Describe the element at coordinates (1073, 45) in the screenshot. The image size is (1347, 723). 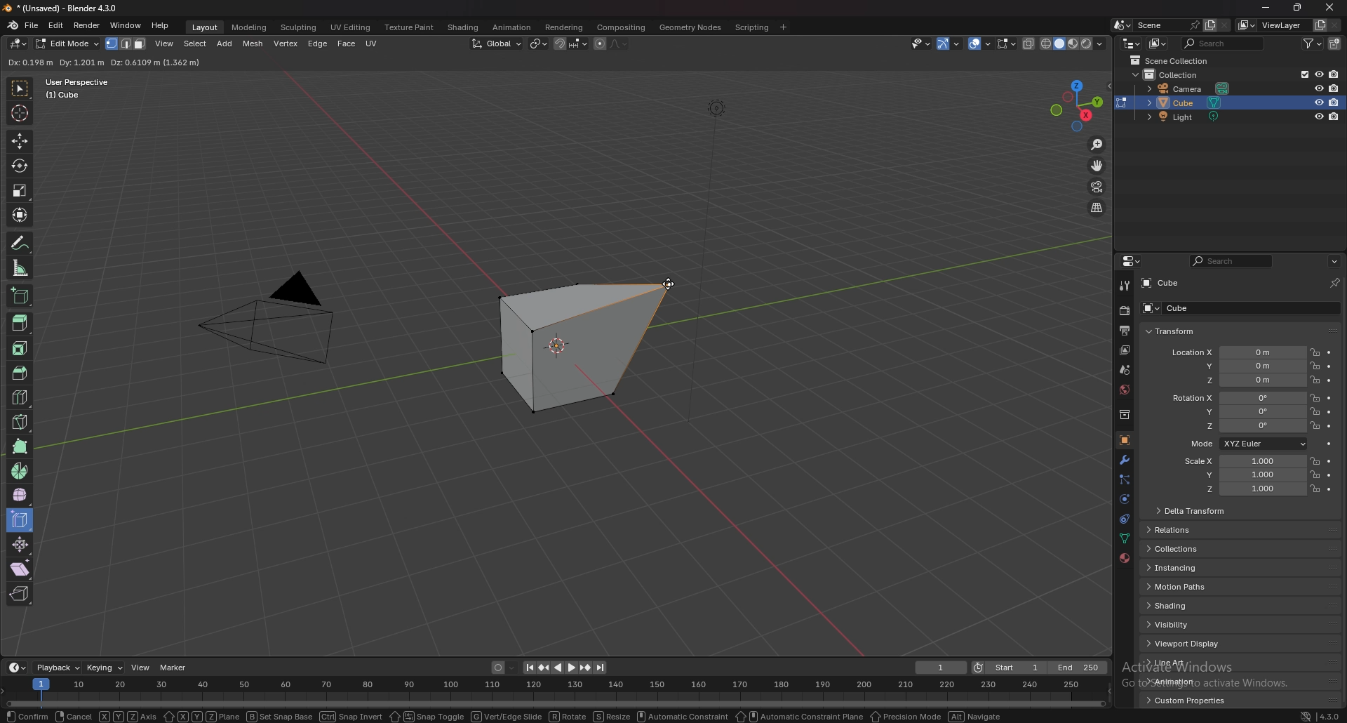
I see `viewport shading` at that location.